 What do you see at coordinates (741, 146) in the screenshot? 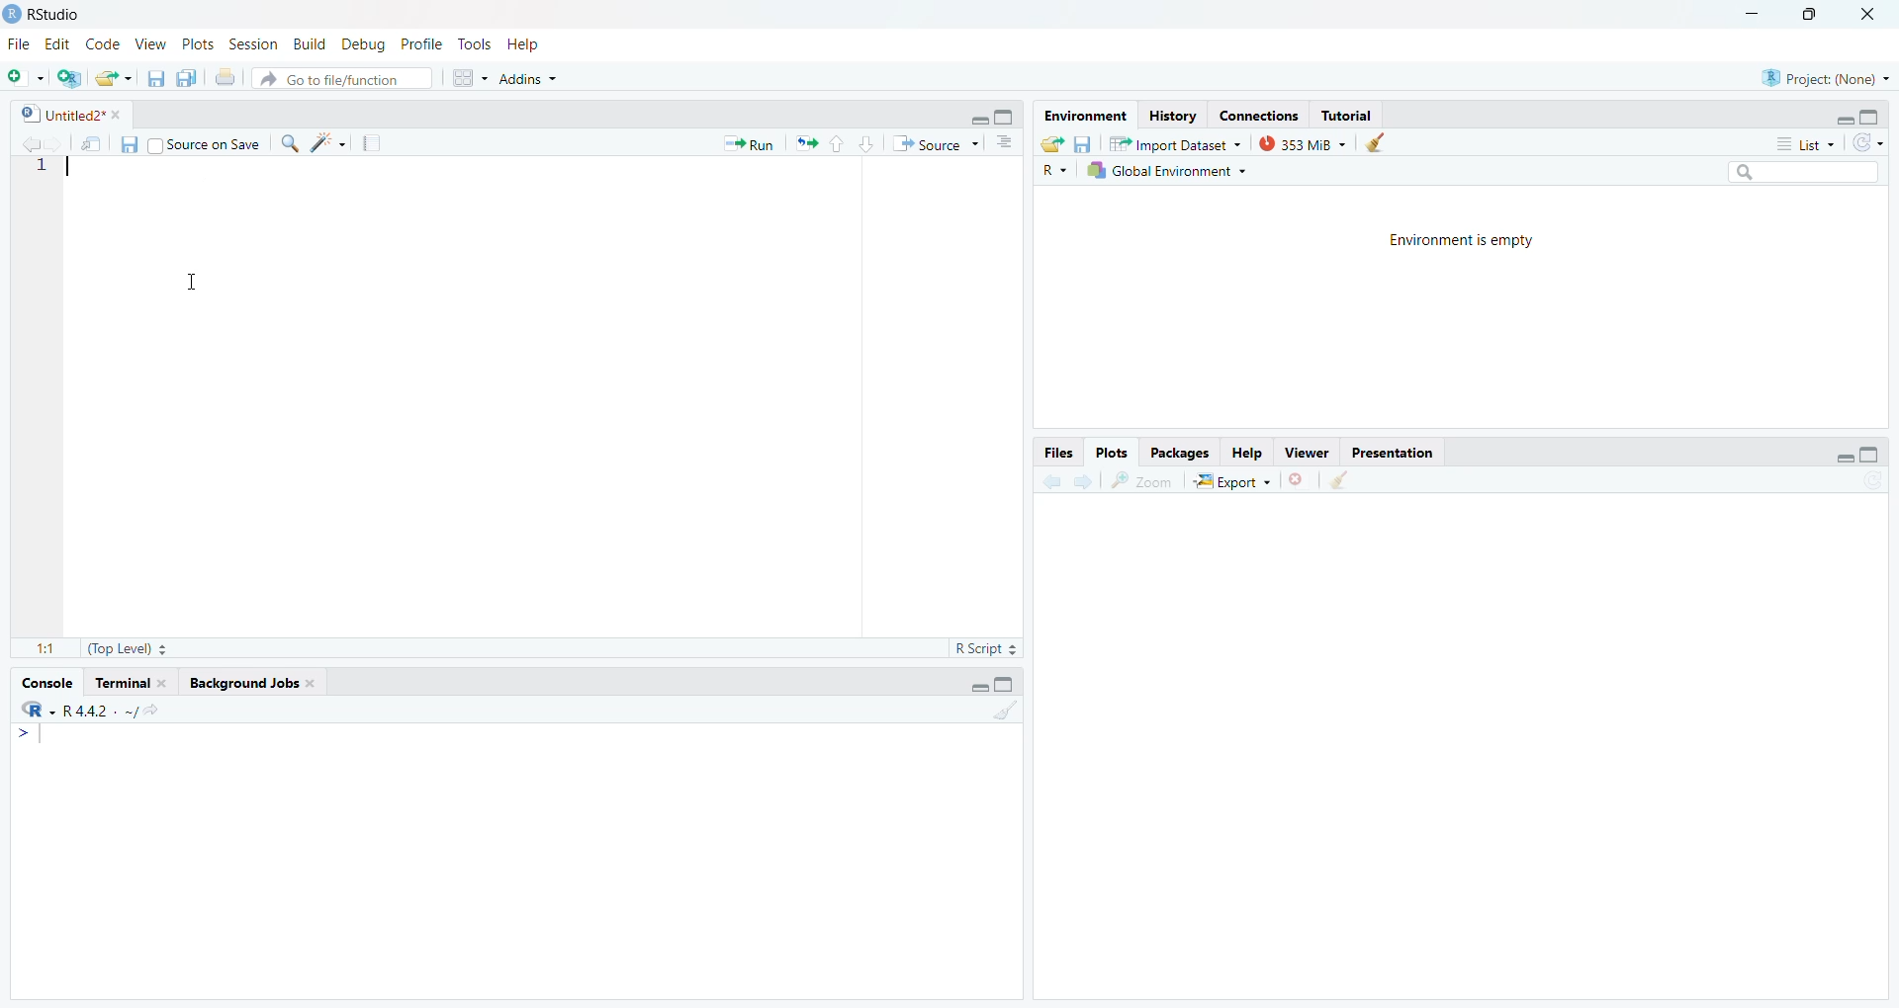
I see `* Run` at bounding box center [741, 146].